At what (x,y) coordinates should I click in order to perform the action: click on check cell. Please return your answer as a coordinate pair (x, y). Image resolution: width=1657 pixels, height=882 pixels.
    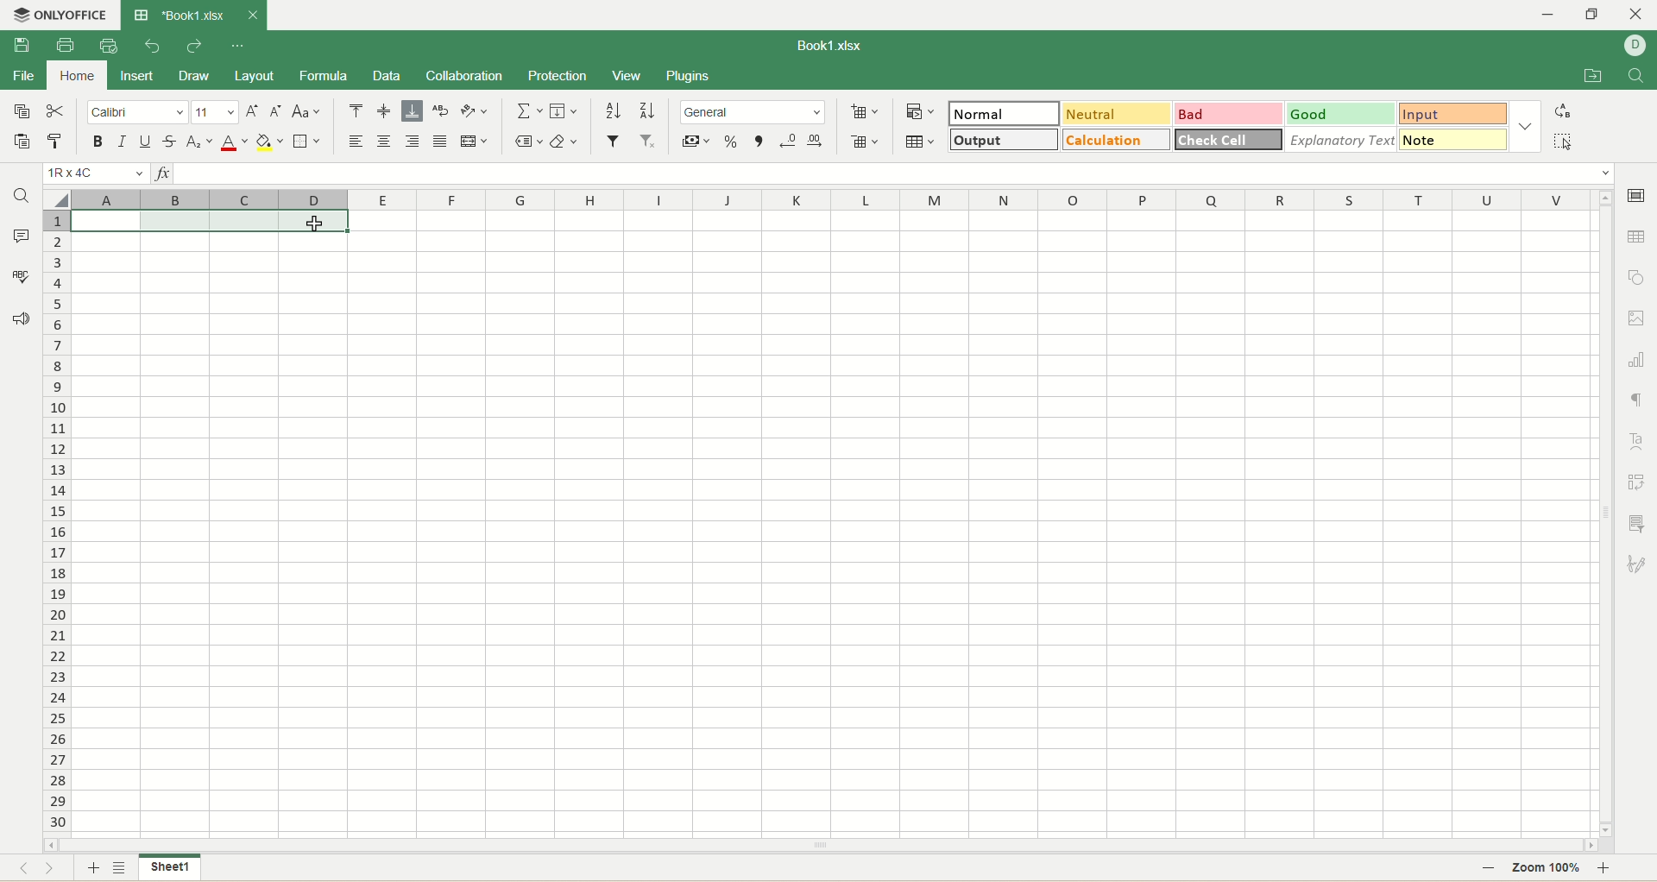
    Looking at the image, I should click on (1230, 140).